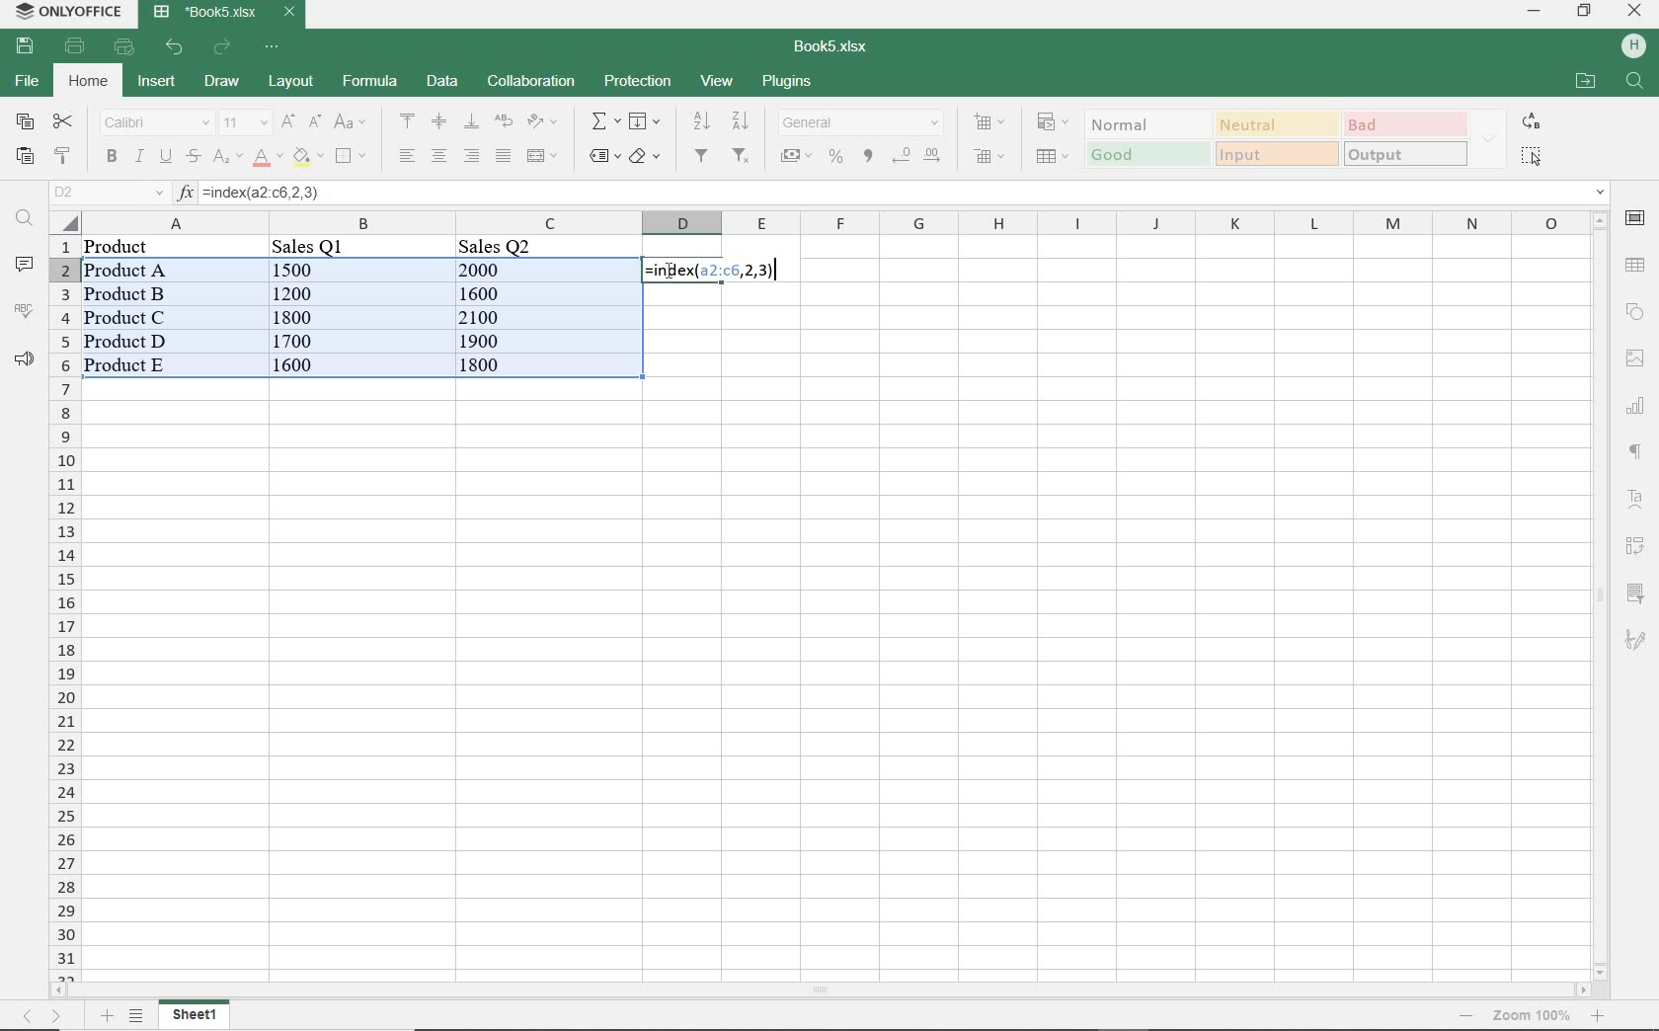 The width and height of the screenshot is (1659, 1031). What do you see at coordinates (1637, 308) in the screenshot?
I see `shape` at bounding box center [1637, 308].